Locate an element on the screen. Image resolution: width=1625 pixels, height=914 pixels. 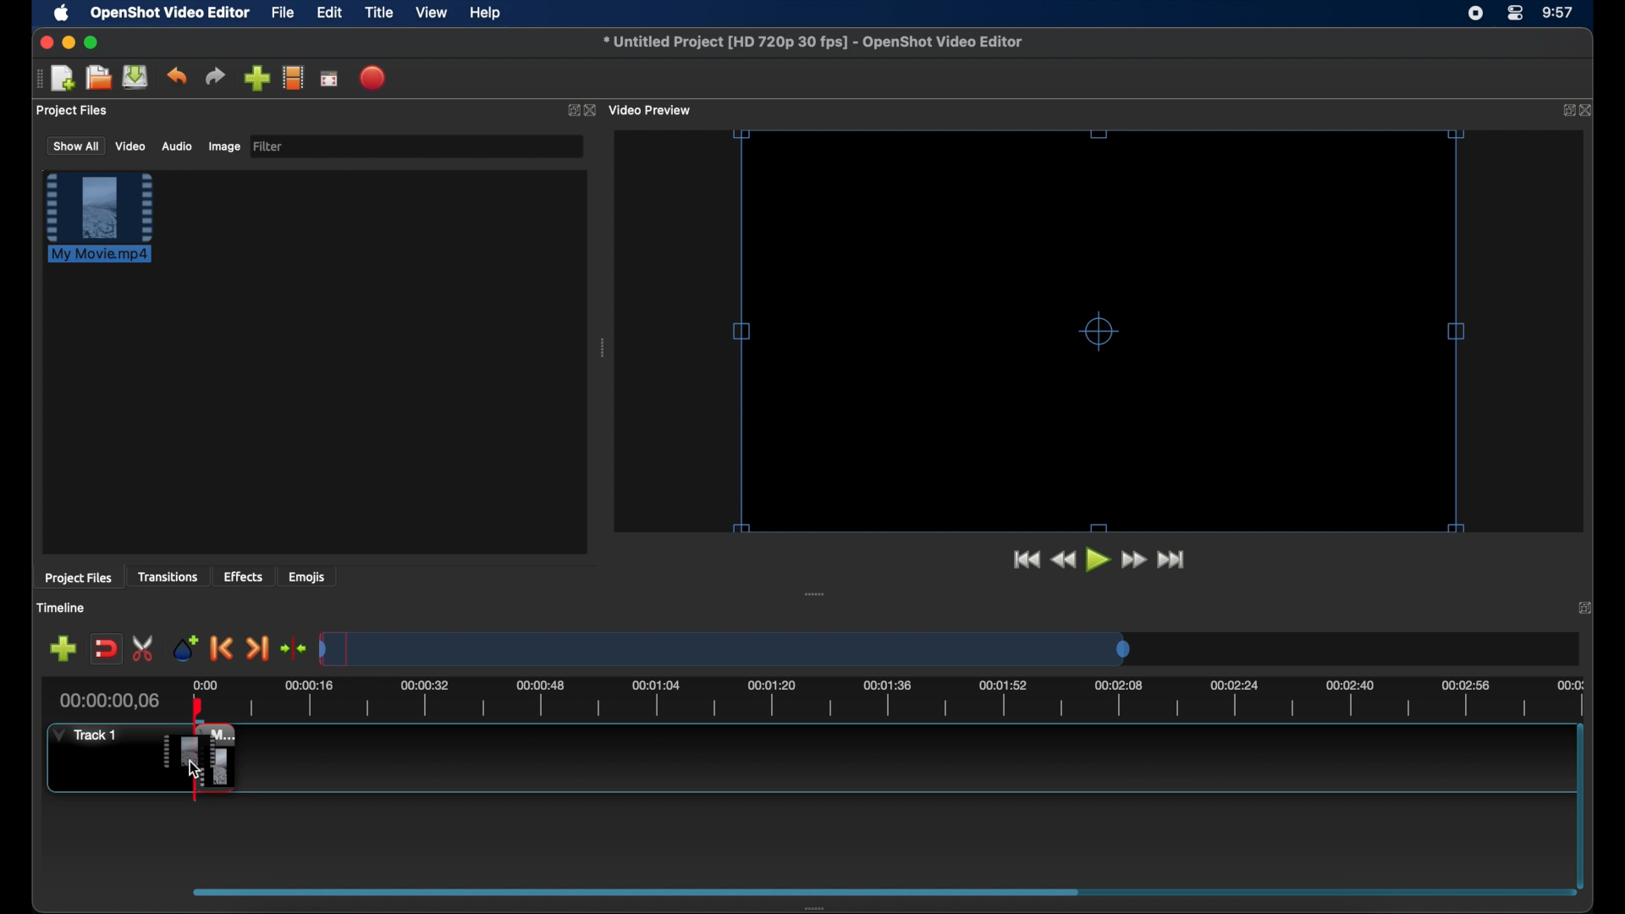
audio is located at coordinates (176, 146).